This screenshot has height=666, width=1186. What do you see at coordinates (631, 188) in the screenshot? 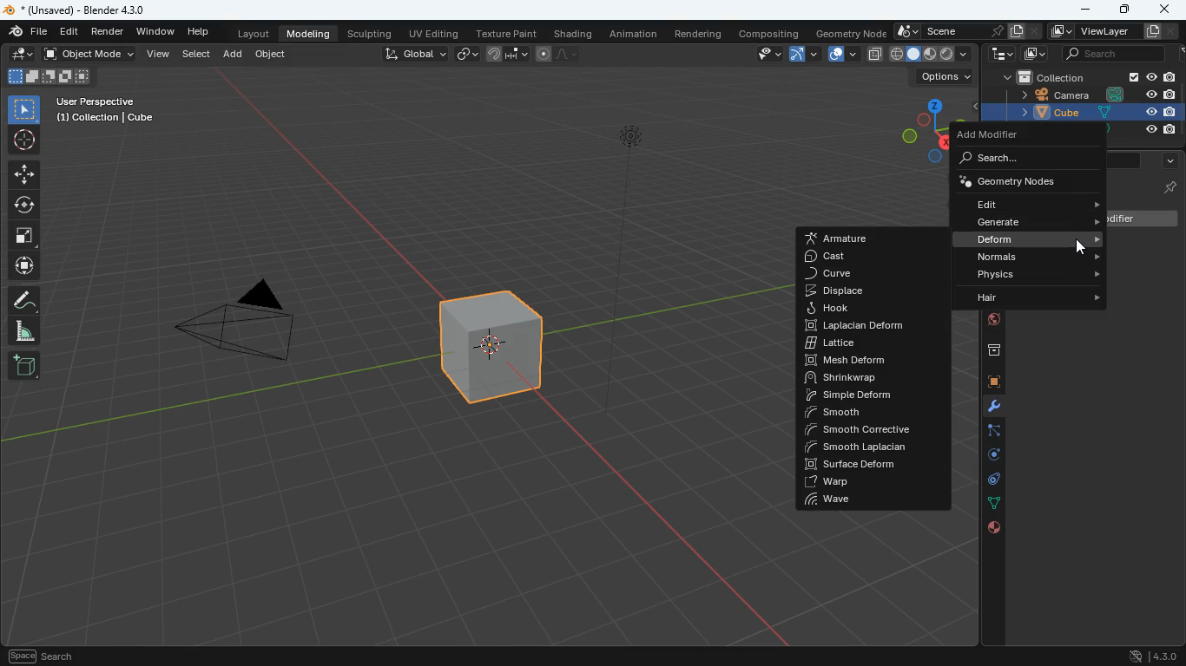
I see `light` at bounding box center [631, 188].